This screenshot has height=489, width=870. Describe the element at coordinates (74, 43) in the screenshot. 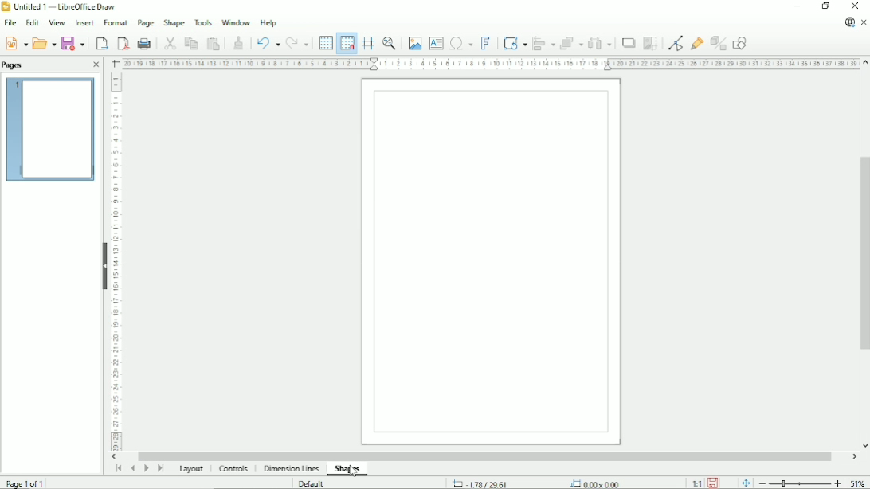

I see `Save` at that location.